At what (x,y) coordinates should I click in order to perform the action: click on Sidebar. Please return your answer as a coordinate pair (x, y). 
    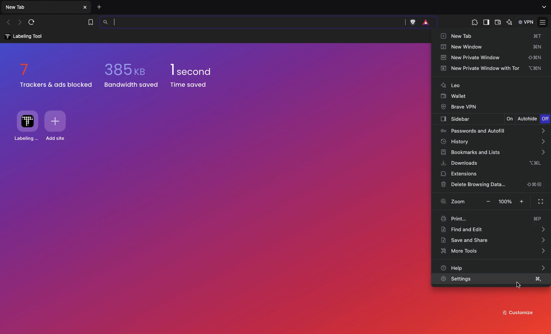
    Looking at the image, I should click on (486, 23).